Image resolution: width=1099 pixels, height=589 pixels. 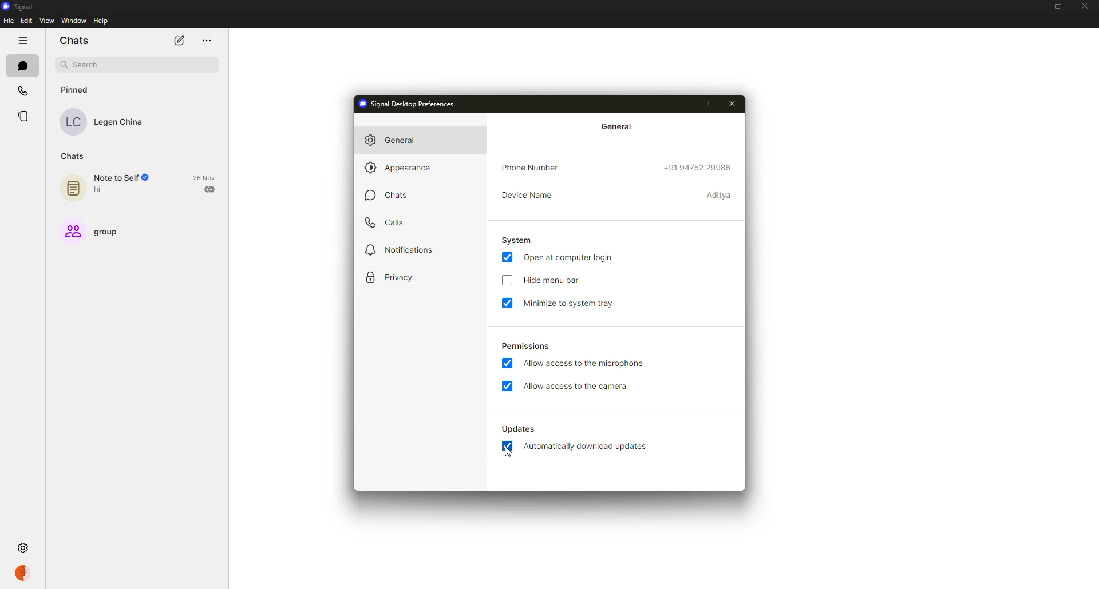 What do you see at coordinates (517, 239) in the screenshot?
I see `system` at bounding box center [517, 239].